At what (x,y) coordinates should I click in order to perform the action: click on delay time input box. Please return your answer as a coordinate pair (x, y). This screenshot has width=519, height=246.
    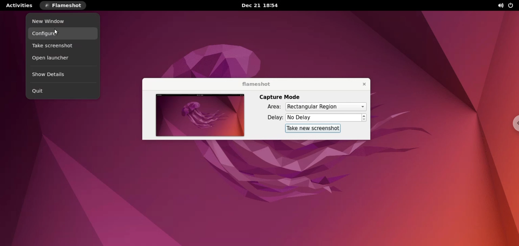
    Looking at the image, I should click on (324, 118).